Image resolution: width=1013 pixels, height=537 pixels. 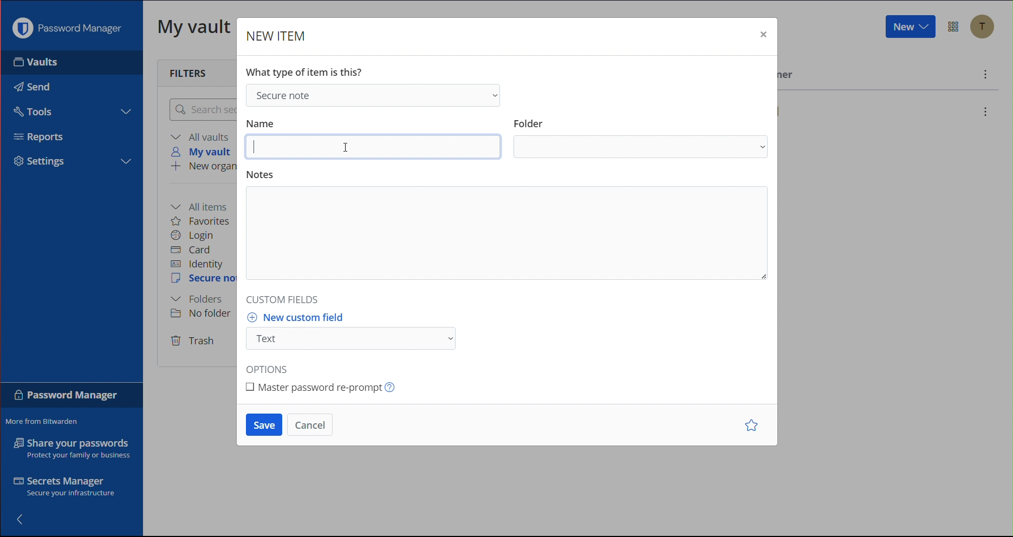 I want to click on Search secure notes, so click(x=201, y=109).